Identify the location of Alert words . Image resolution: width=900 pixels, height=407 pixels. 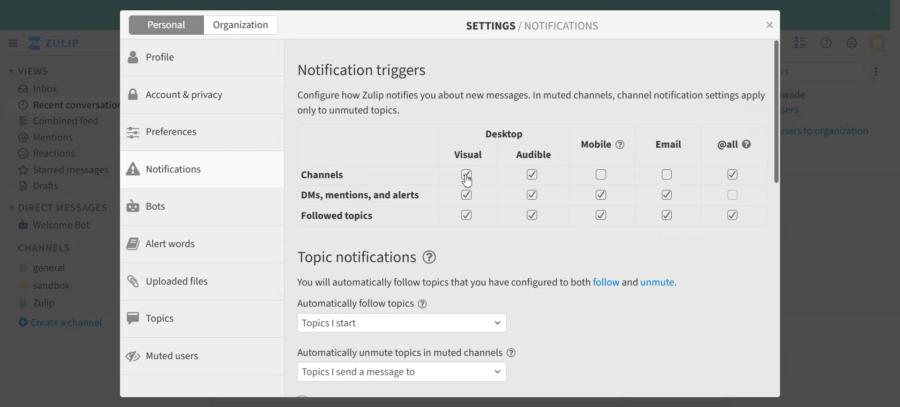
(189, 244).